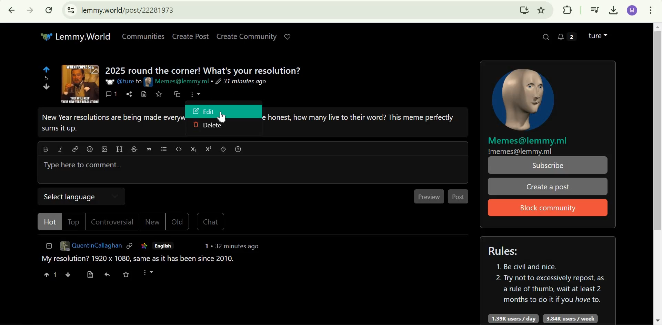  What do you see at coordinates (595, 11) in the screenshot?
I see `Control your music, videos, and more` at bounding box center [595, 11].